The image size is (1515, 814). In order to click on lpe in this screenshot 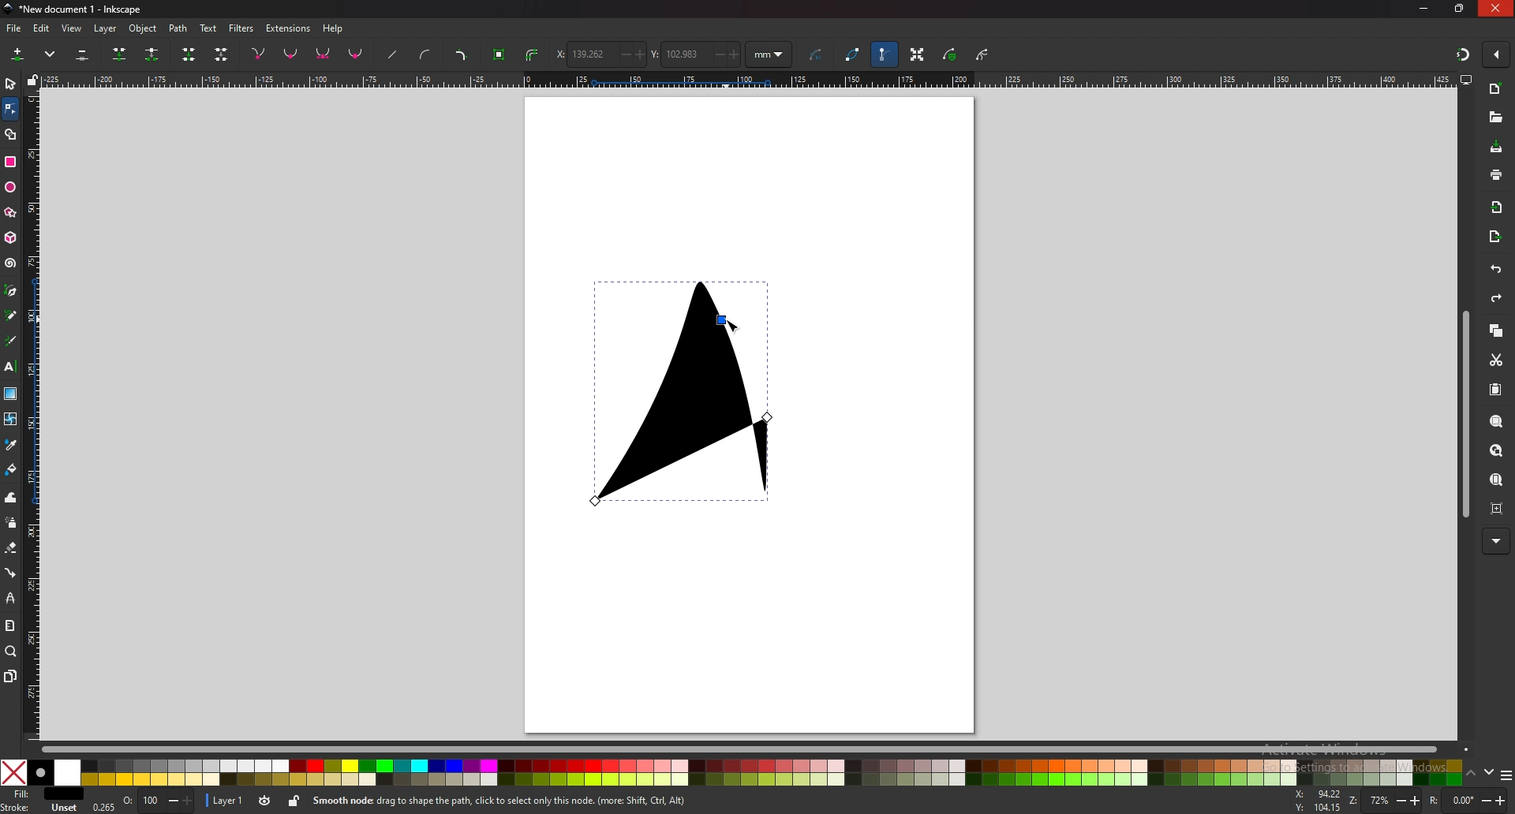, I will do `click(10, 597)`.